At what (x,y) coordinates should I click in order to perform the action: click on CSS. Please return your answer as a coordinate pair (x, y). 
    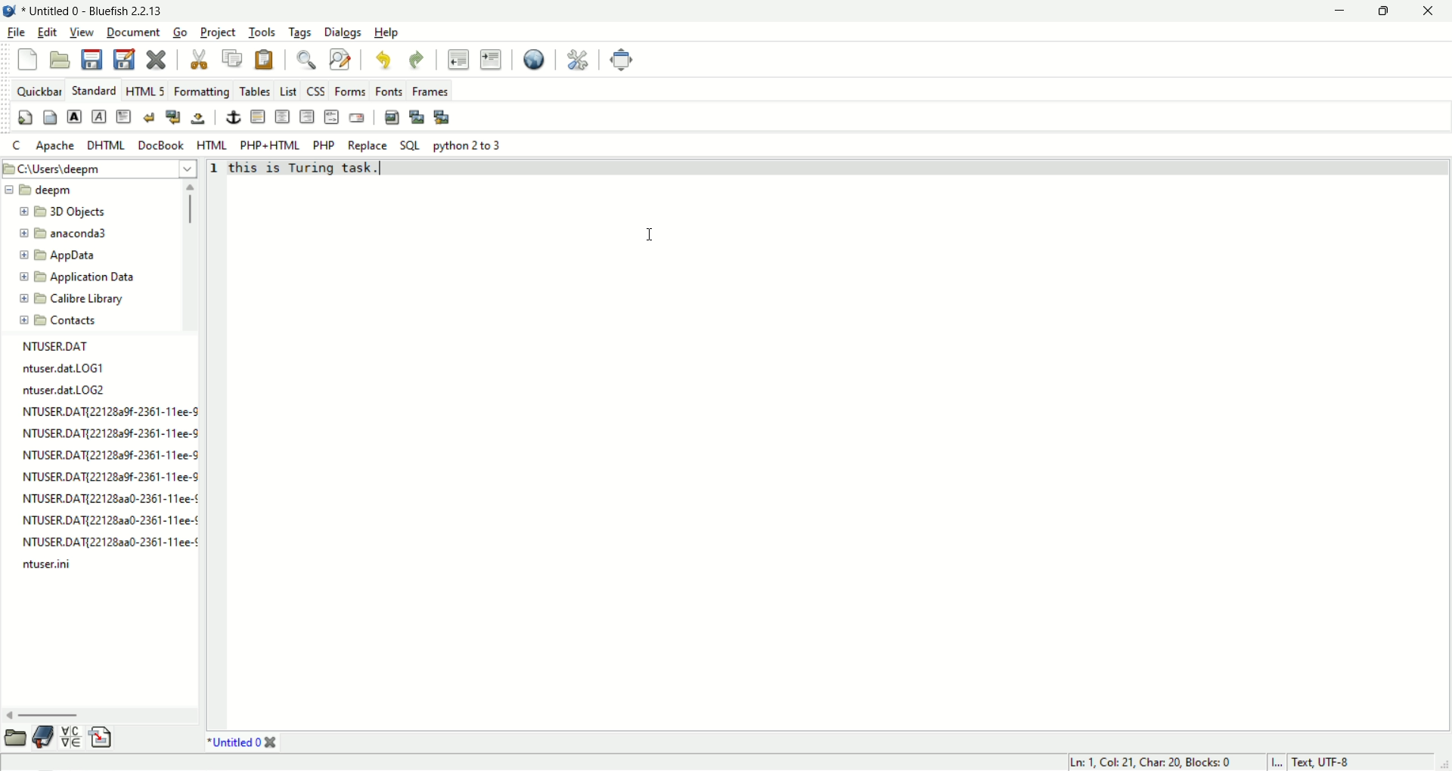
    Looking at the image, I should click on (317, 92).